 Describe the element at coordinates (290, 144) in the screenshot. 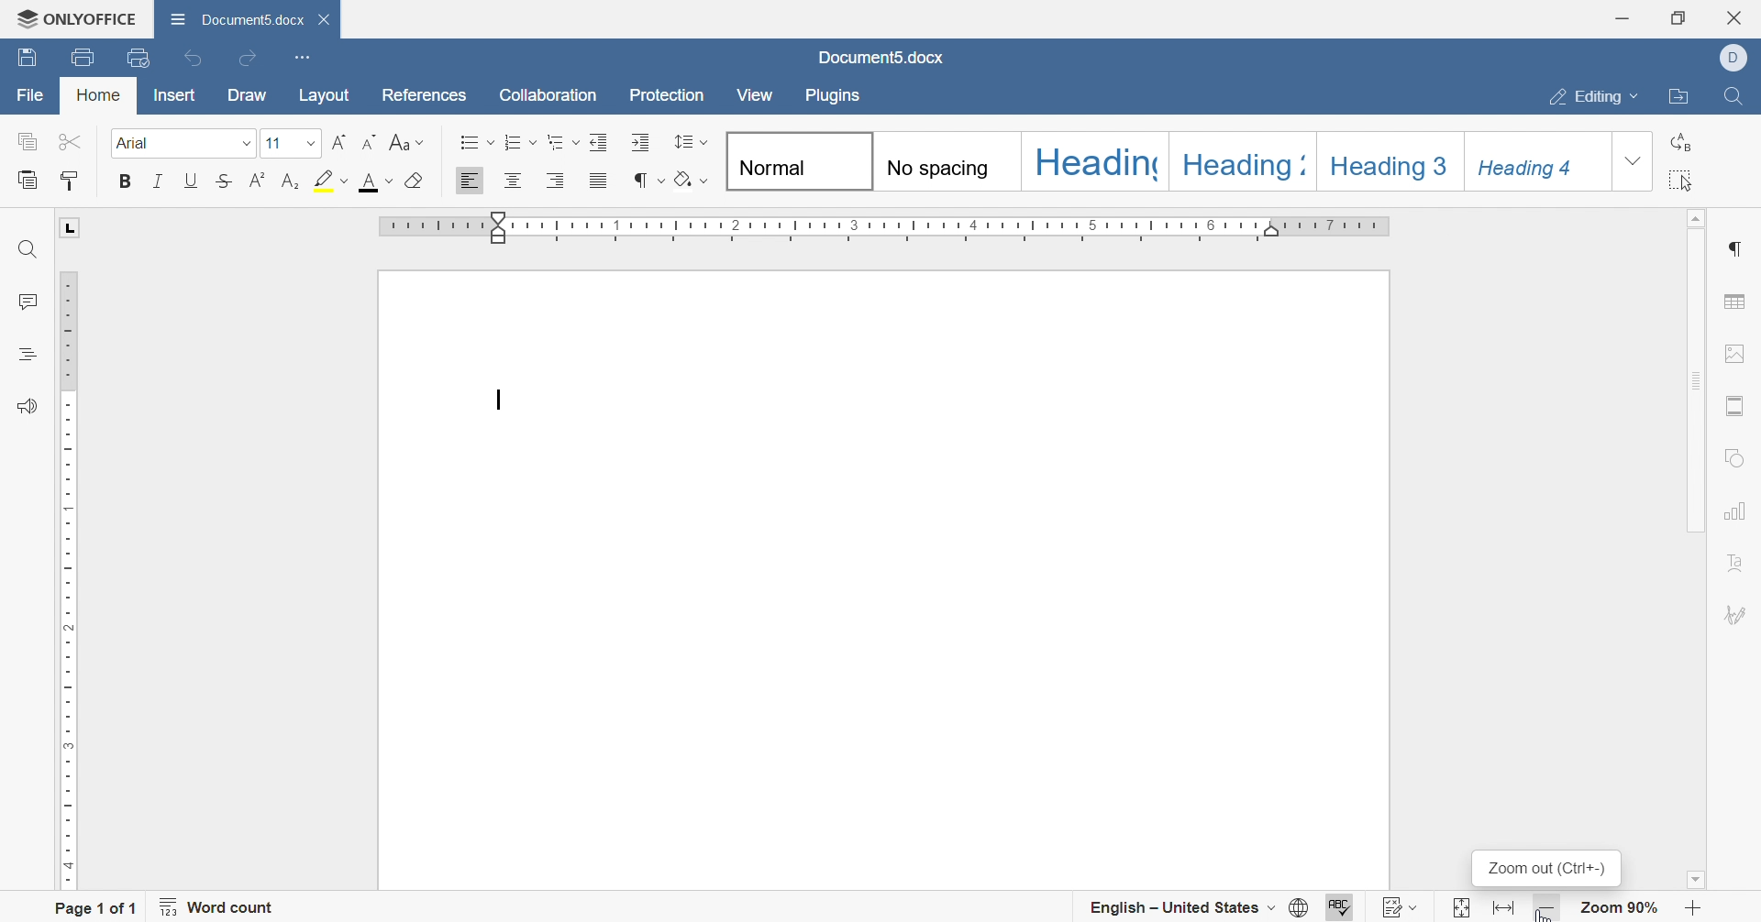

I see `font size` at that location.